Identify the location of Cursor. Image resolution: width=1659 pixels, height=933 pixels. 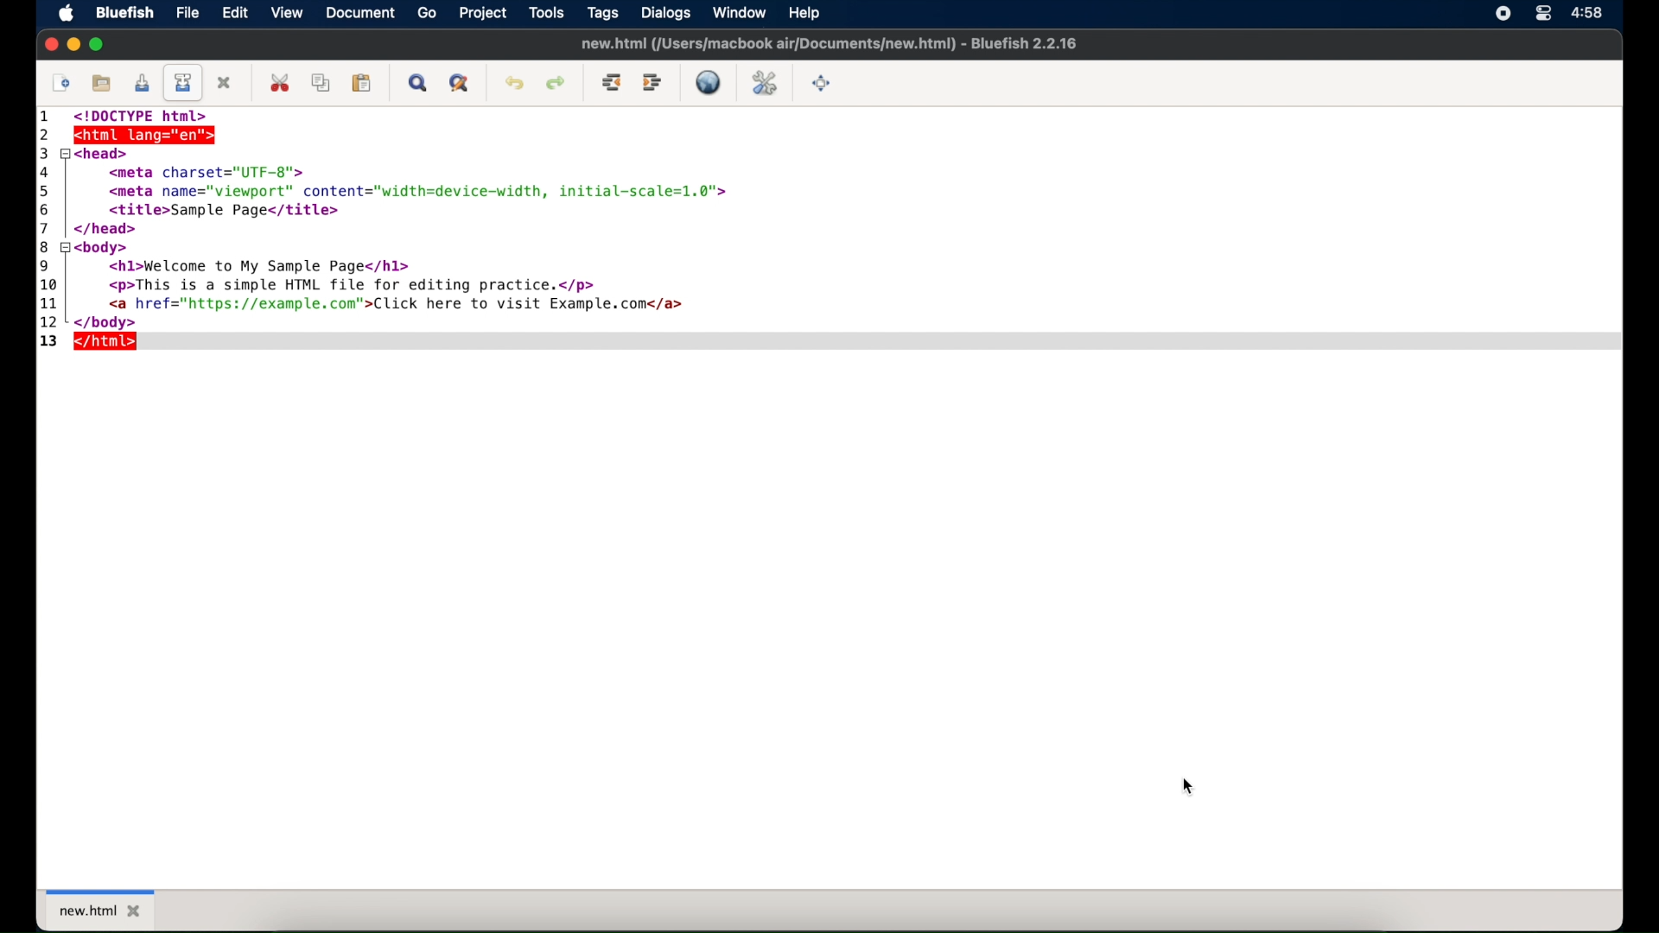
(1193, 787).